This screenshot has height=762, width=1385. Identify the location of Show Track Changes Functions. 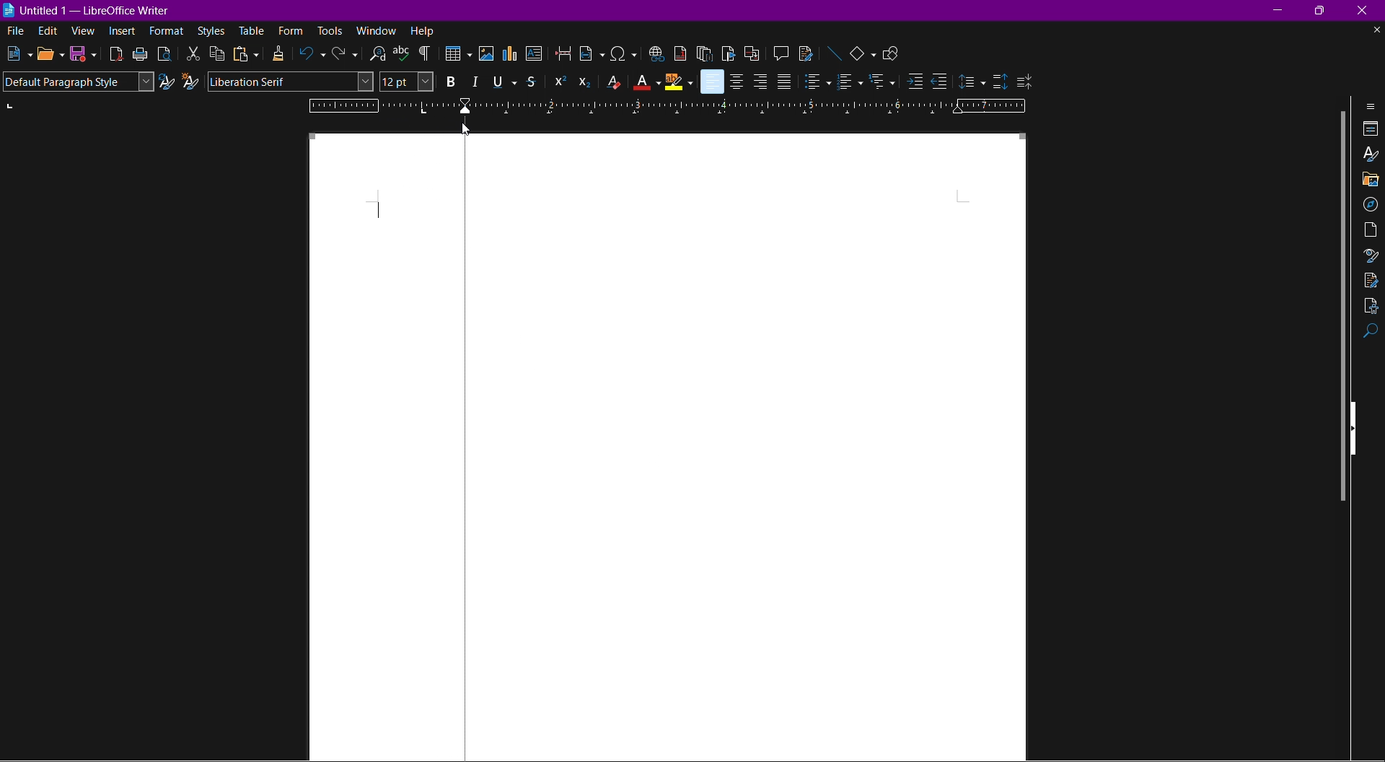
(806, 53).